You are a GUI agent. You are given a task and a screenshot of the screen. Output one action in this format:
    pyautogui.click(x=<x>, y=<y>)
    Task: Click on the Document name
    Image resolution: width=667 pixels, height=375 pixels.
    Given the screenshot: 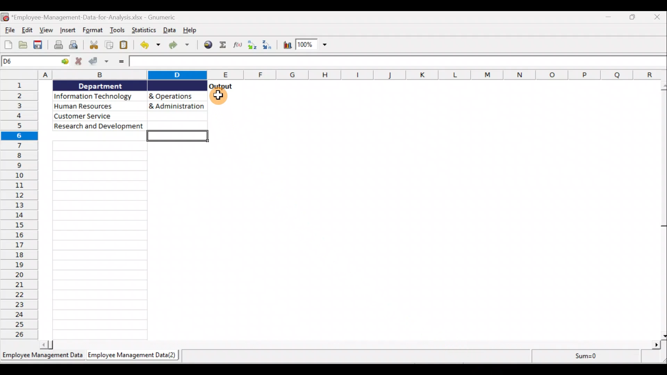 What is the action you would take?
    pyautogui.click(x=97, y=18)
    